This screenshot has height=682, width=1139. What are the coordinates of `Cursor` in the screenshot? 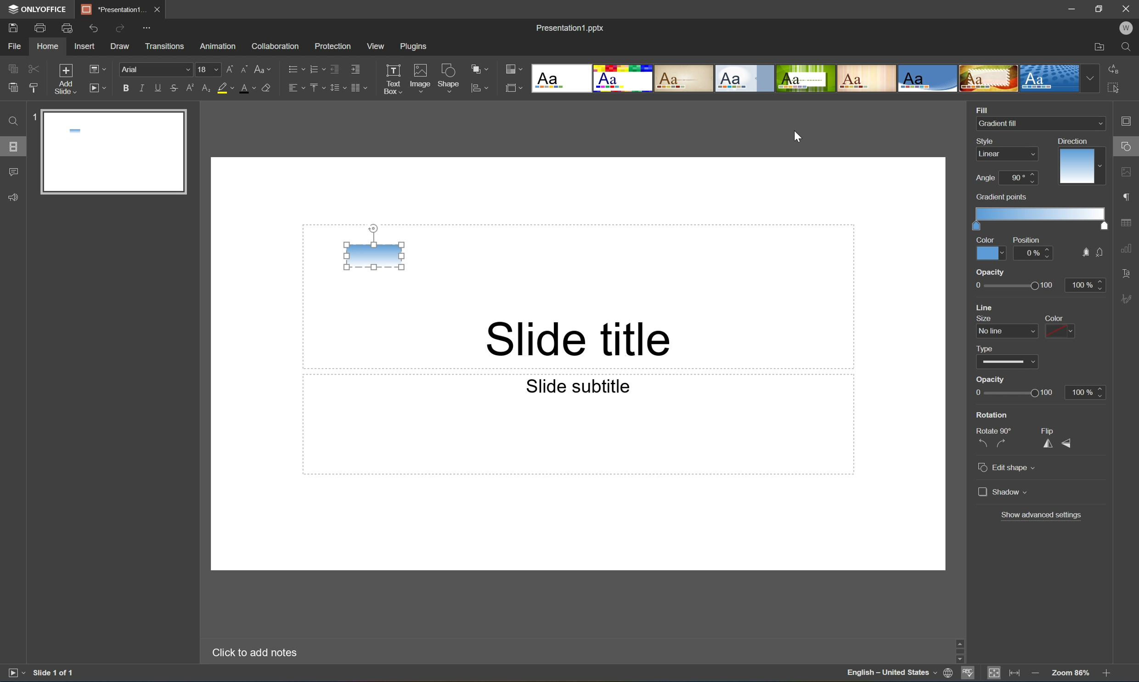 It's located at (800, 136).